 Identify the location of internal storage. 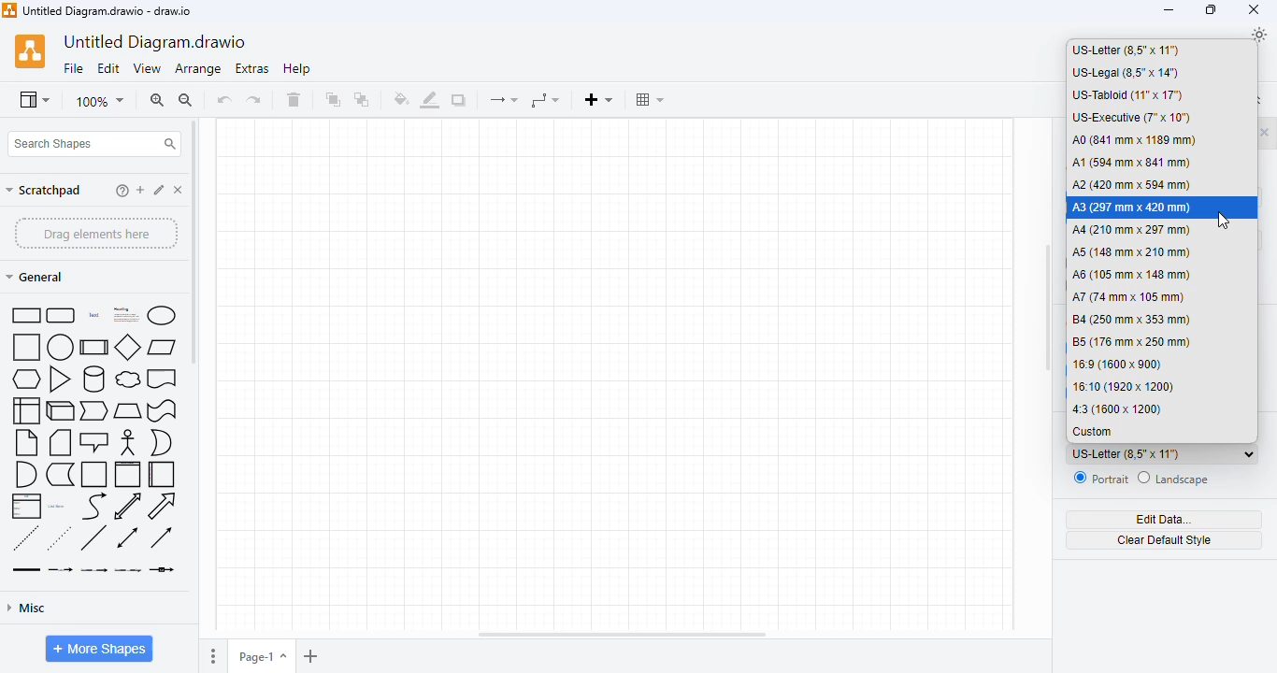
(26, 410).